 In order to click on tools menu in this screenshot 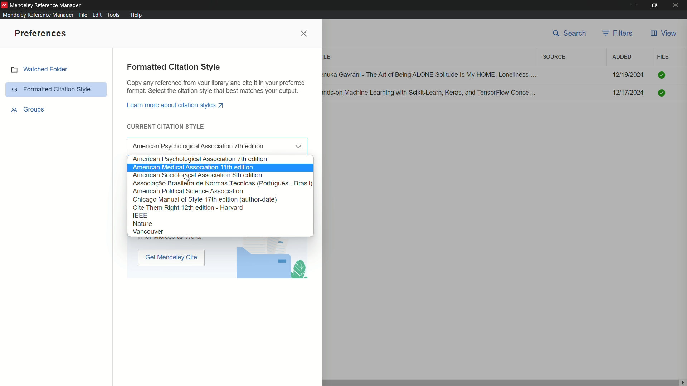, I will do `click(114, 15)`.